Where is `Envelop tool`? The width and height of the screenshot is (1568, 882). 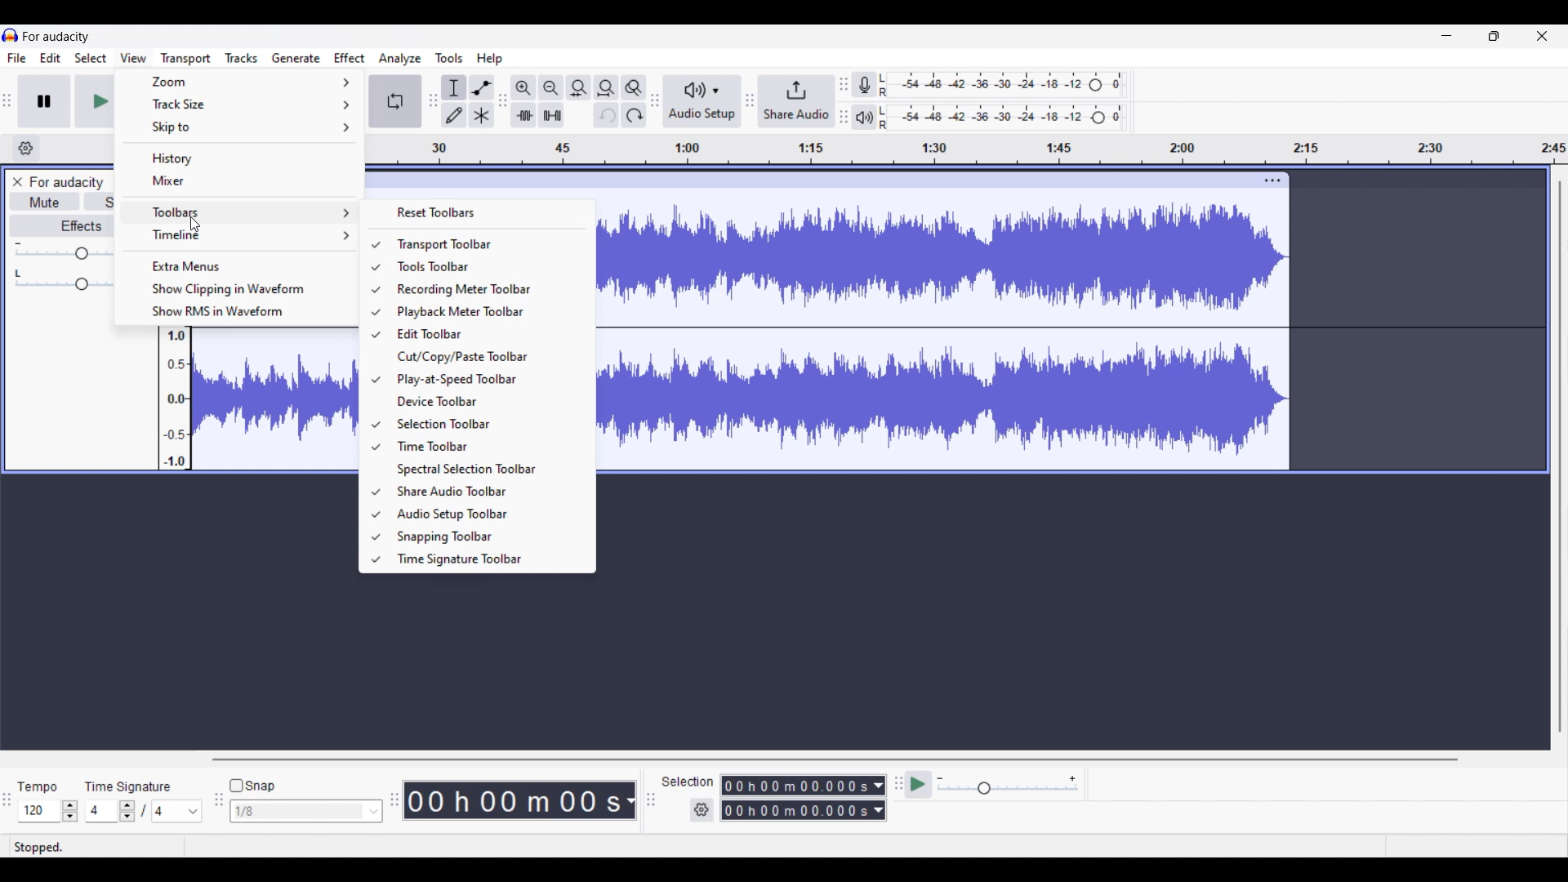 Envelop tool is located at coordinates (482, 88).